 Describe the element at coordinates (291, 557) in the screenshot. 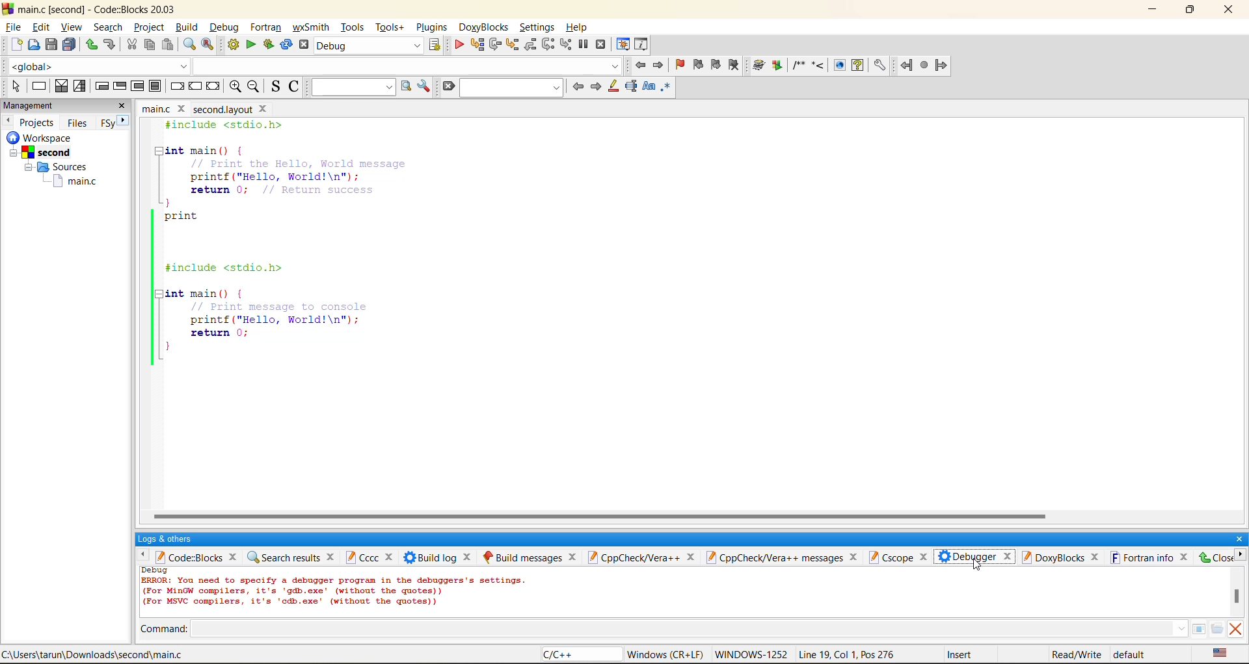

I see `search results` at that location.